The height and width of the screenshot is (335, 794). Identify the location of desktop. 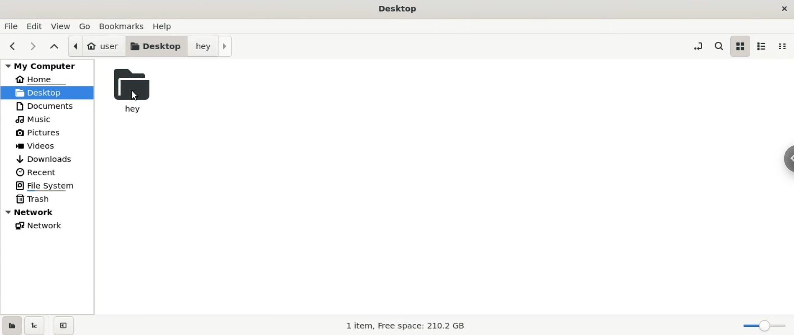
(157, 47).